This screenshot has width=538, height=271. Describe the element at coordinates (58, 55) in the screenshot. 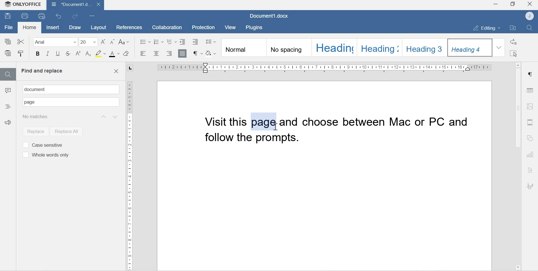

I see `Underline` at that location.